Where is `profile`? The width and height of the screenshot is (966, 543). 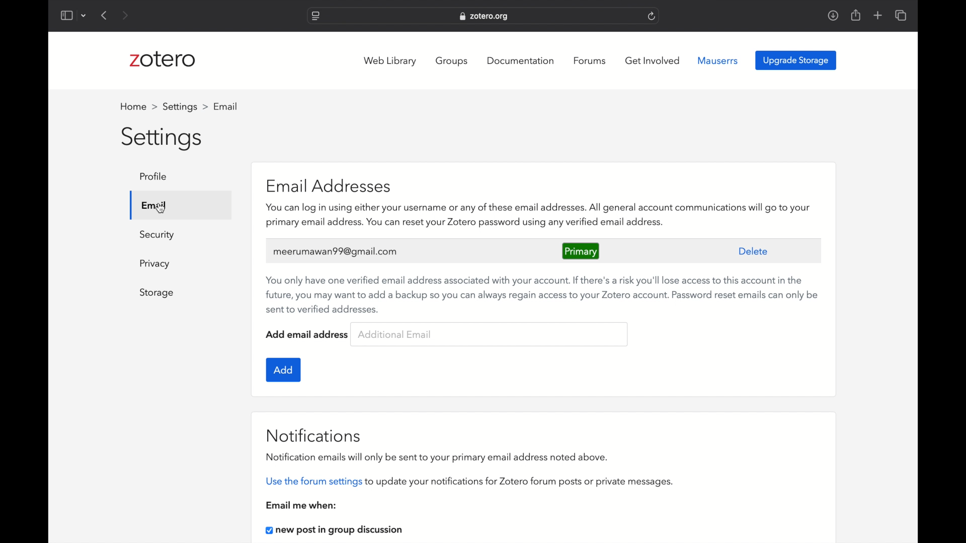
profile is located at coordinates (227, 107).